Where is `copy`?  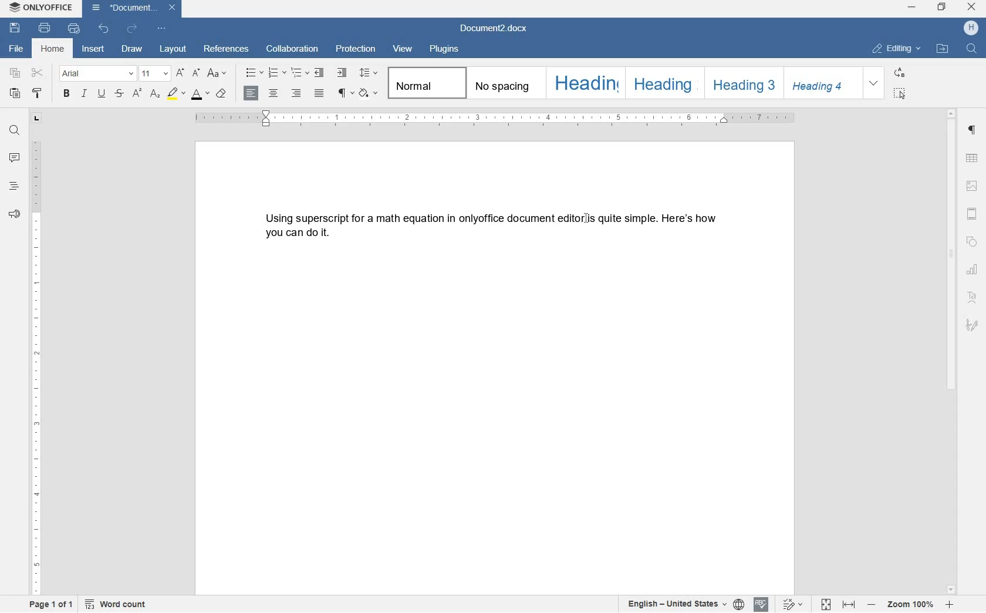
copy is located at coordinates (15, 73).